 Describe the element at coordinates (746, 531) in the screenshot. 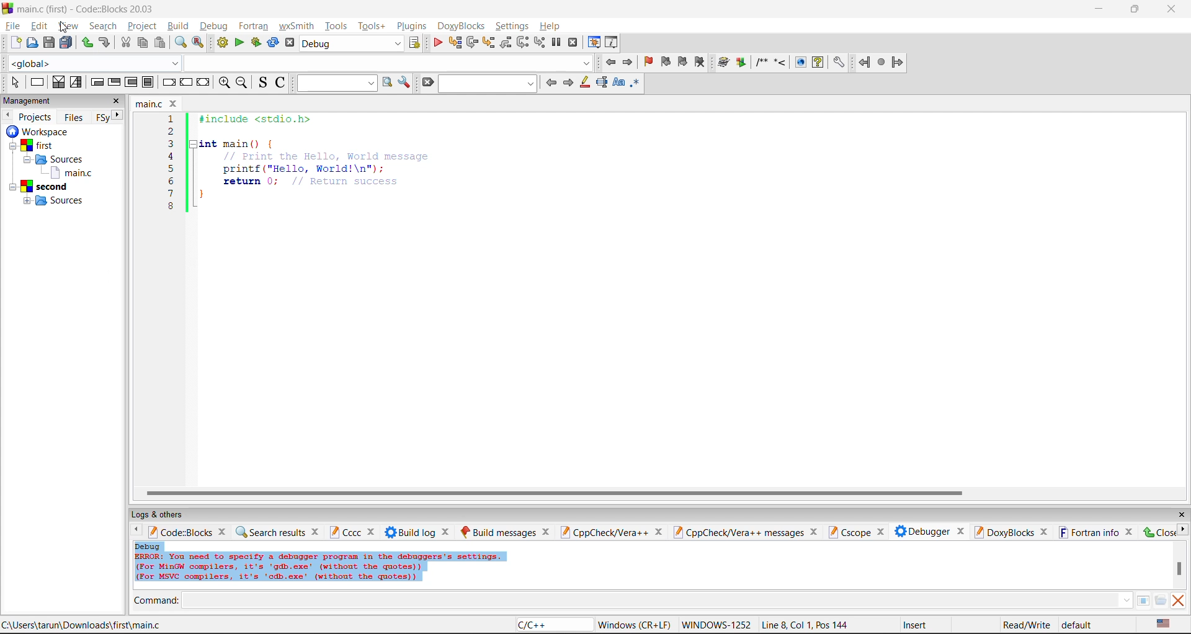

I see `cppcheck/vera++messages` at that location.